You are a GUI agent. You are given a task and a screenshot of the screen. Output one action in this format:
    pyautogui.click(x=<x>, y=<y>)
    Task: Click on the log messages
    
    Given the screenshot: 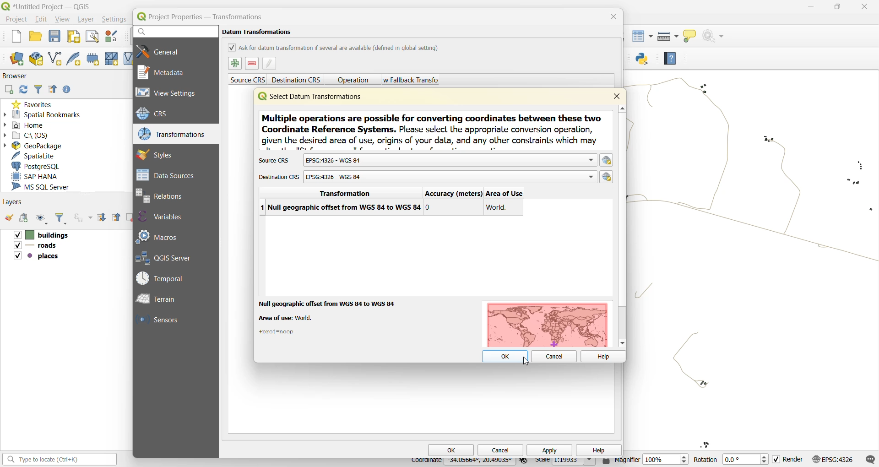 What is the action you would take?
    pyautogui.click(x=869, y=459)
    